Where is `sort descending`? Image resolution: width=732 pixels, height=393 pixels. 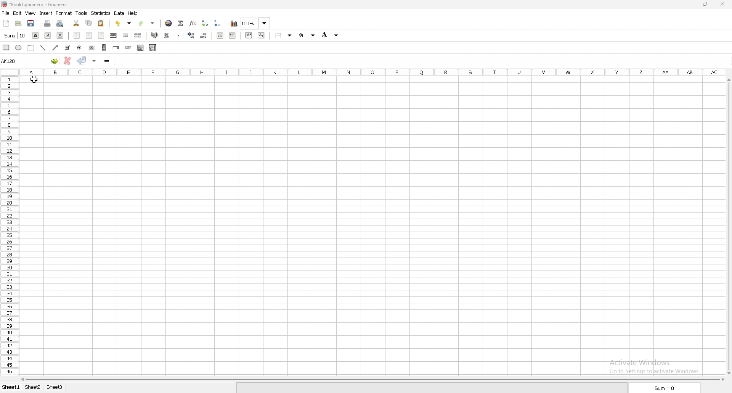
sort descending is located at coordinates (217, 23).